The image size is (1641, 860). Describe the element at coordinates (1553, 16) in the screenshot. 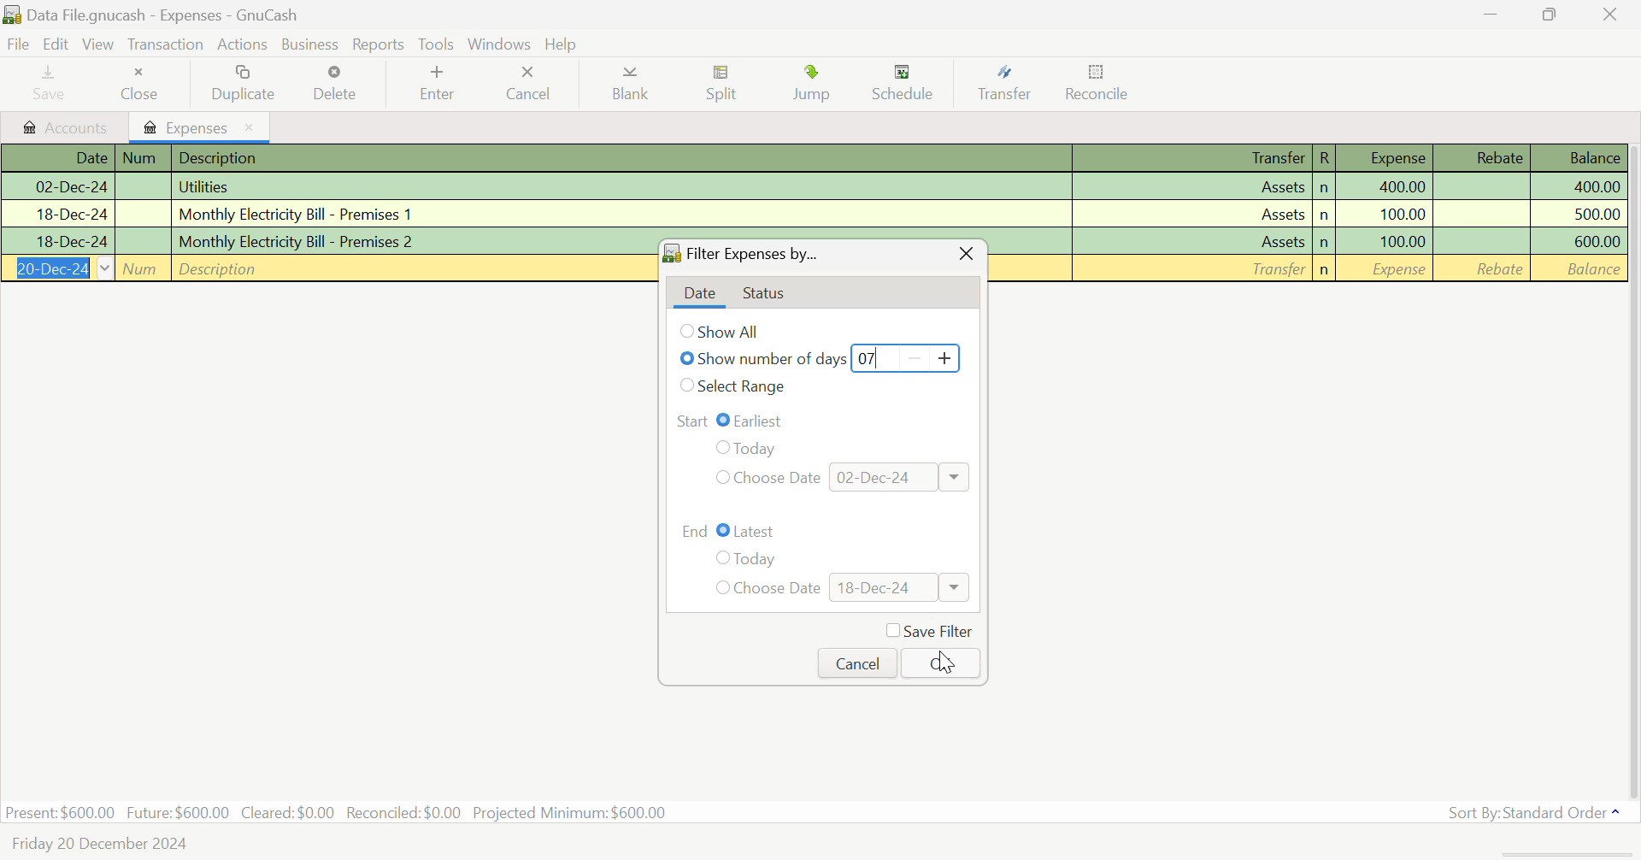

I see `Minimize` at that location.